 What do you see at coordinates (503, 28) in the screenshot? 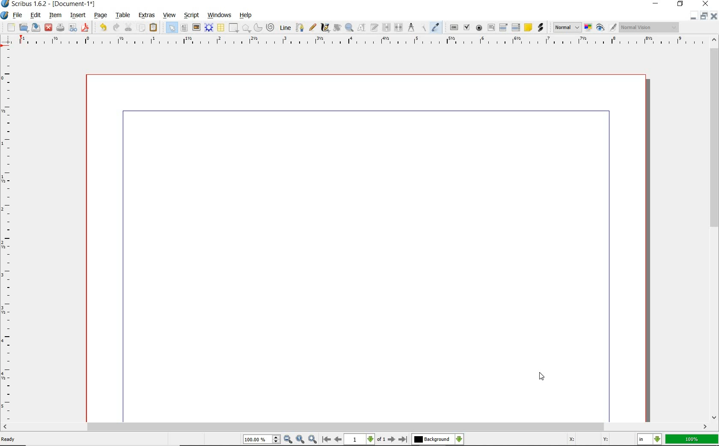
I see `pdf combo box` at bounding box center [503, 28].